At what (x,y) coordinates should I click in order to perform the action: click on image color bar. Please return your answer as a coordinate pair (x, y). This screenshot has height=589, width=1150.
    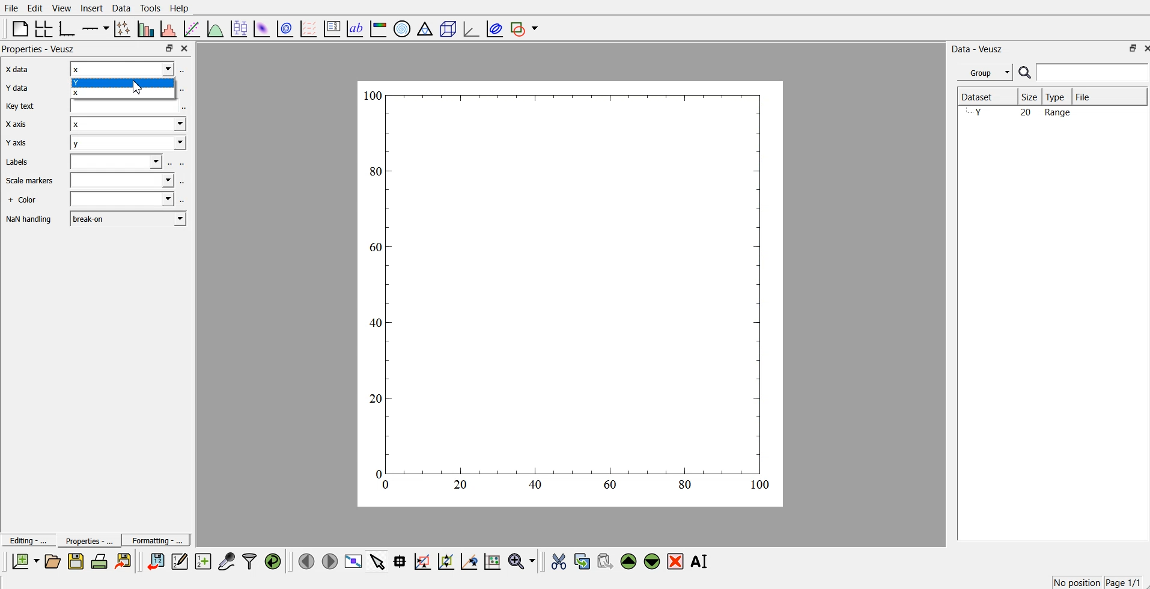
    Looking at the image, I should click on (379, 28).